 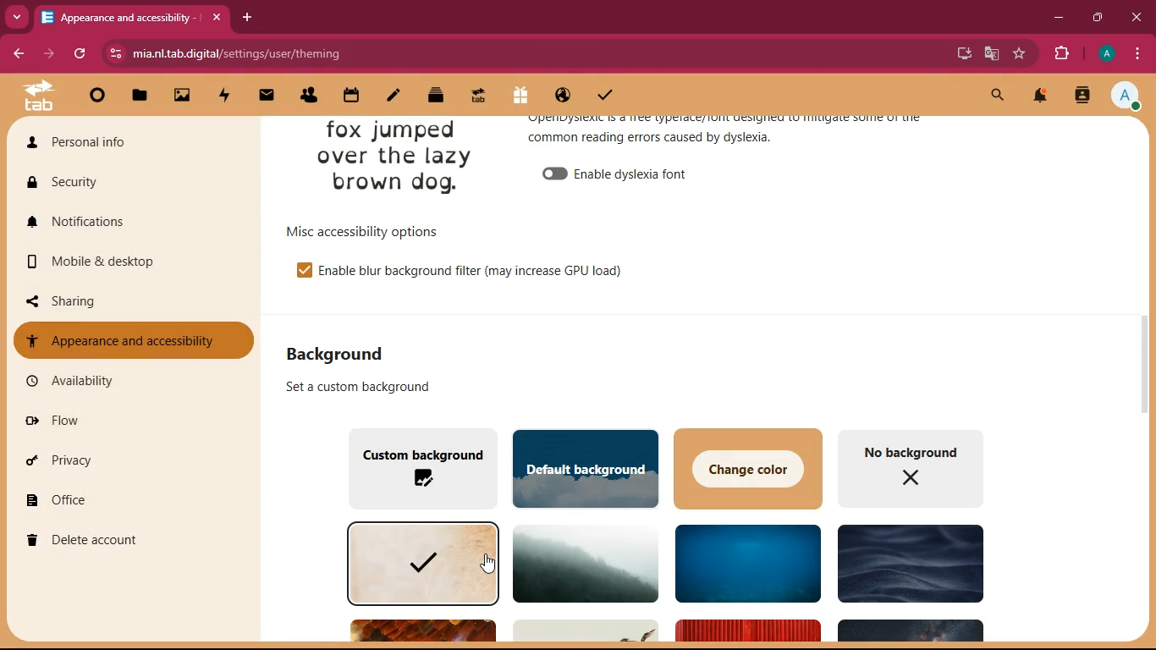 What do you see at coordinates (990, 56) in the screenshot?
I see `google translate` at bounding box center [990, 56].